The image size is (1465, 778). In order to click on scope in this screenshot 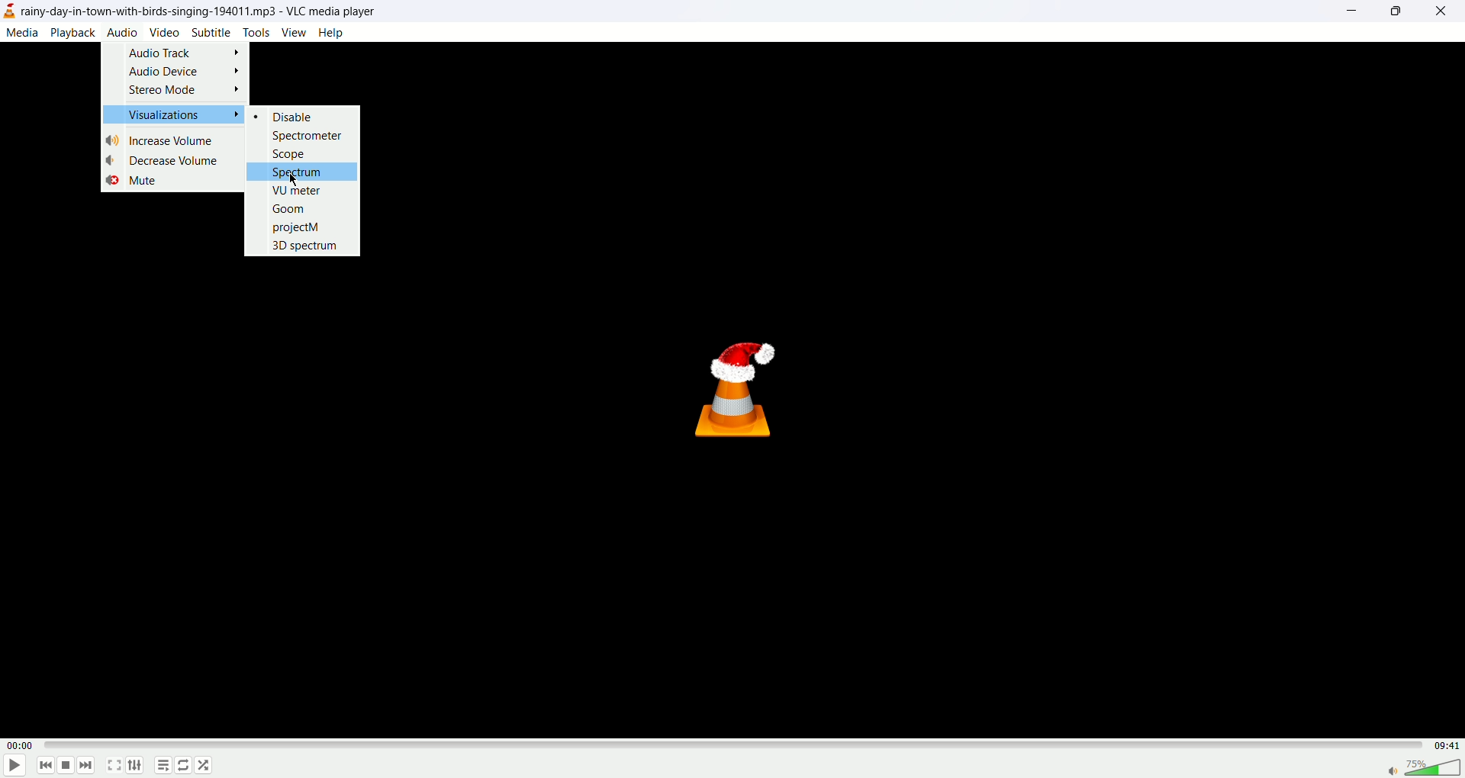, I will do `click(290, 153)`.